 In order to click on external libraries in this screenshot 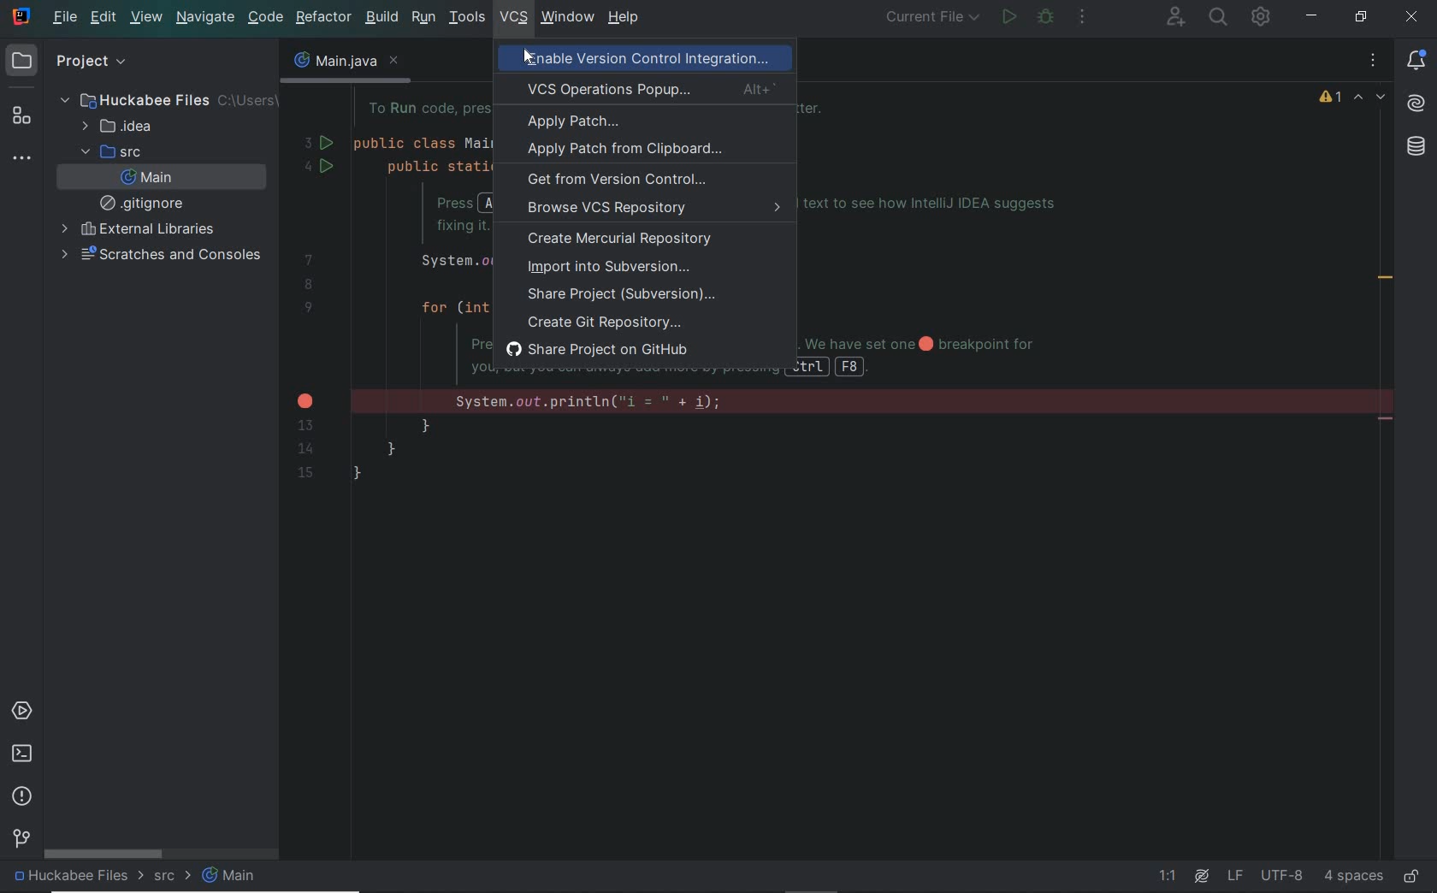, I will do `click(136, 229)`.